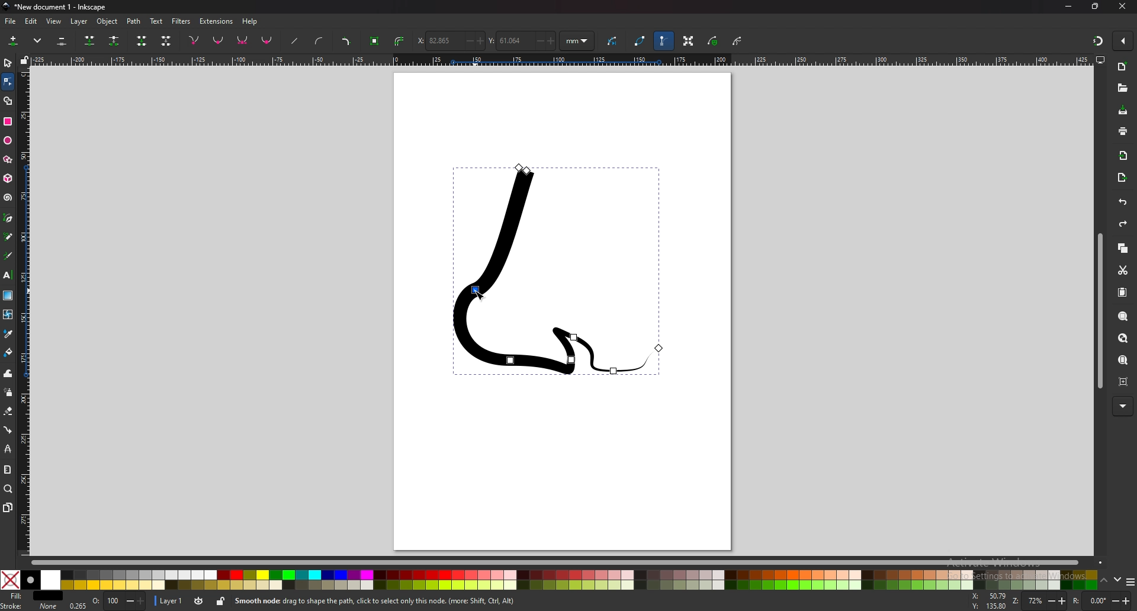 The height and width of the screenshot is (611, 1137). I want to click on print, so click(1123, 130).